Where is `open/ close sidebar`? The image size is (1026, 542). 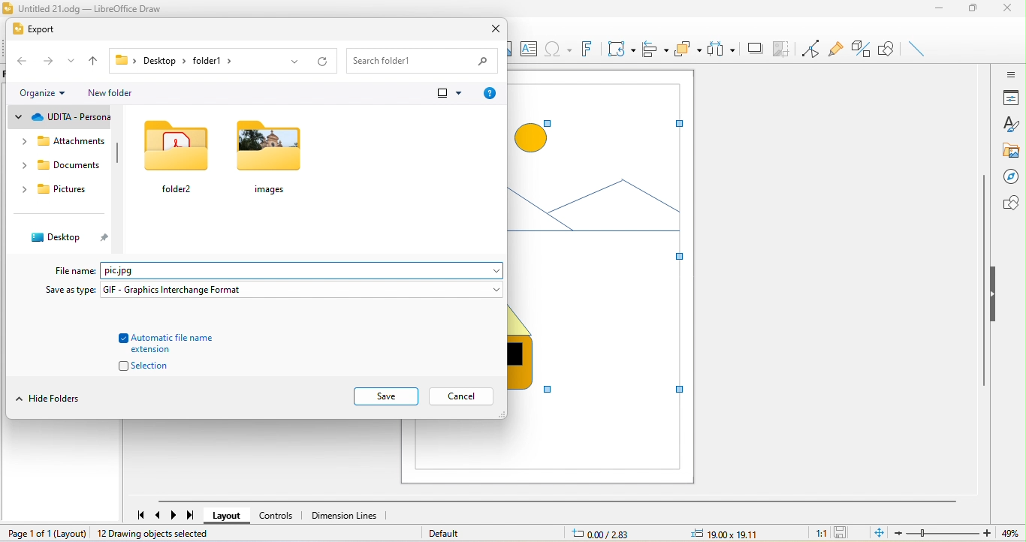
open/ close sidebar is located at coordinates (1009, 74).